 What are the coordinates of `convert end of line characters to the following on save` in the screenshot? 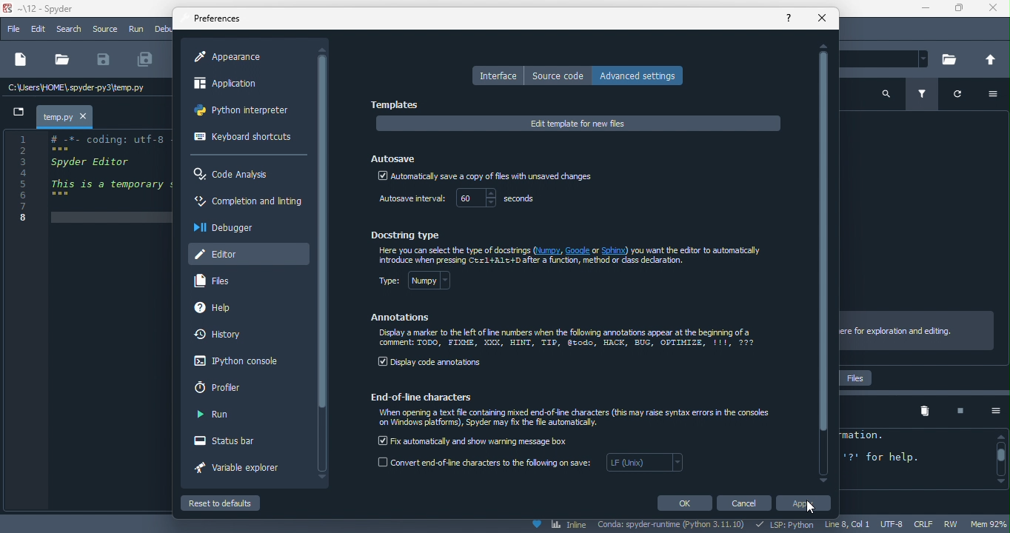 It's located at (532, 466).